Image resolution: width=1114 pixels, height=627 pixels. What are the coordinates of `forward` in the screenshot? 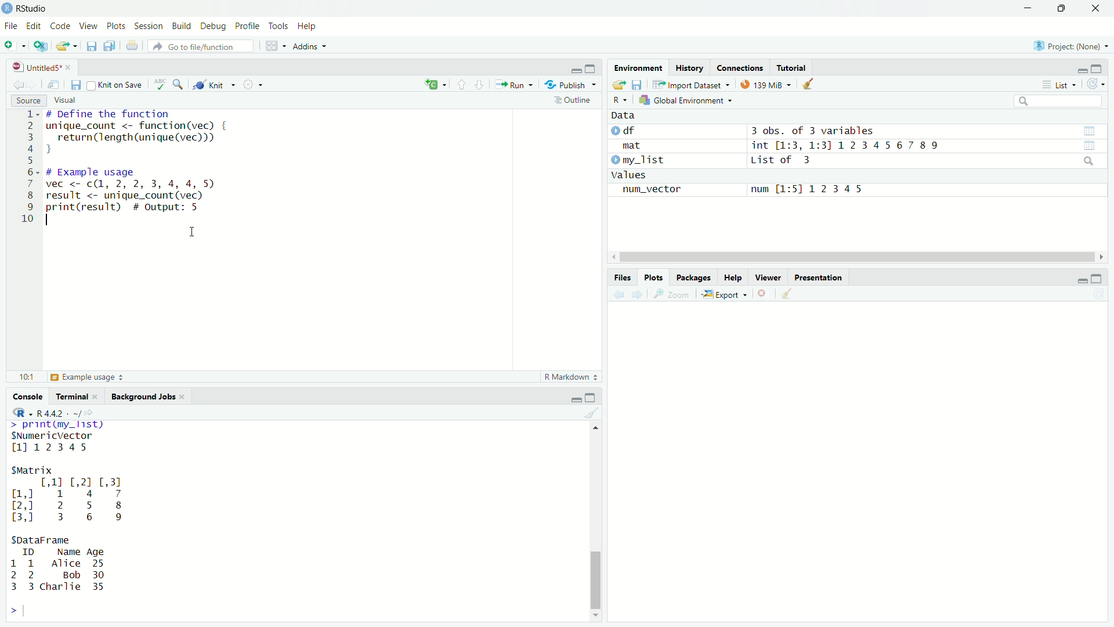 It's located at (32, 84).